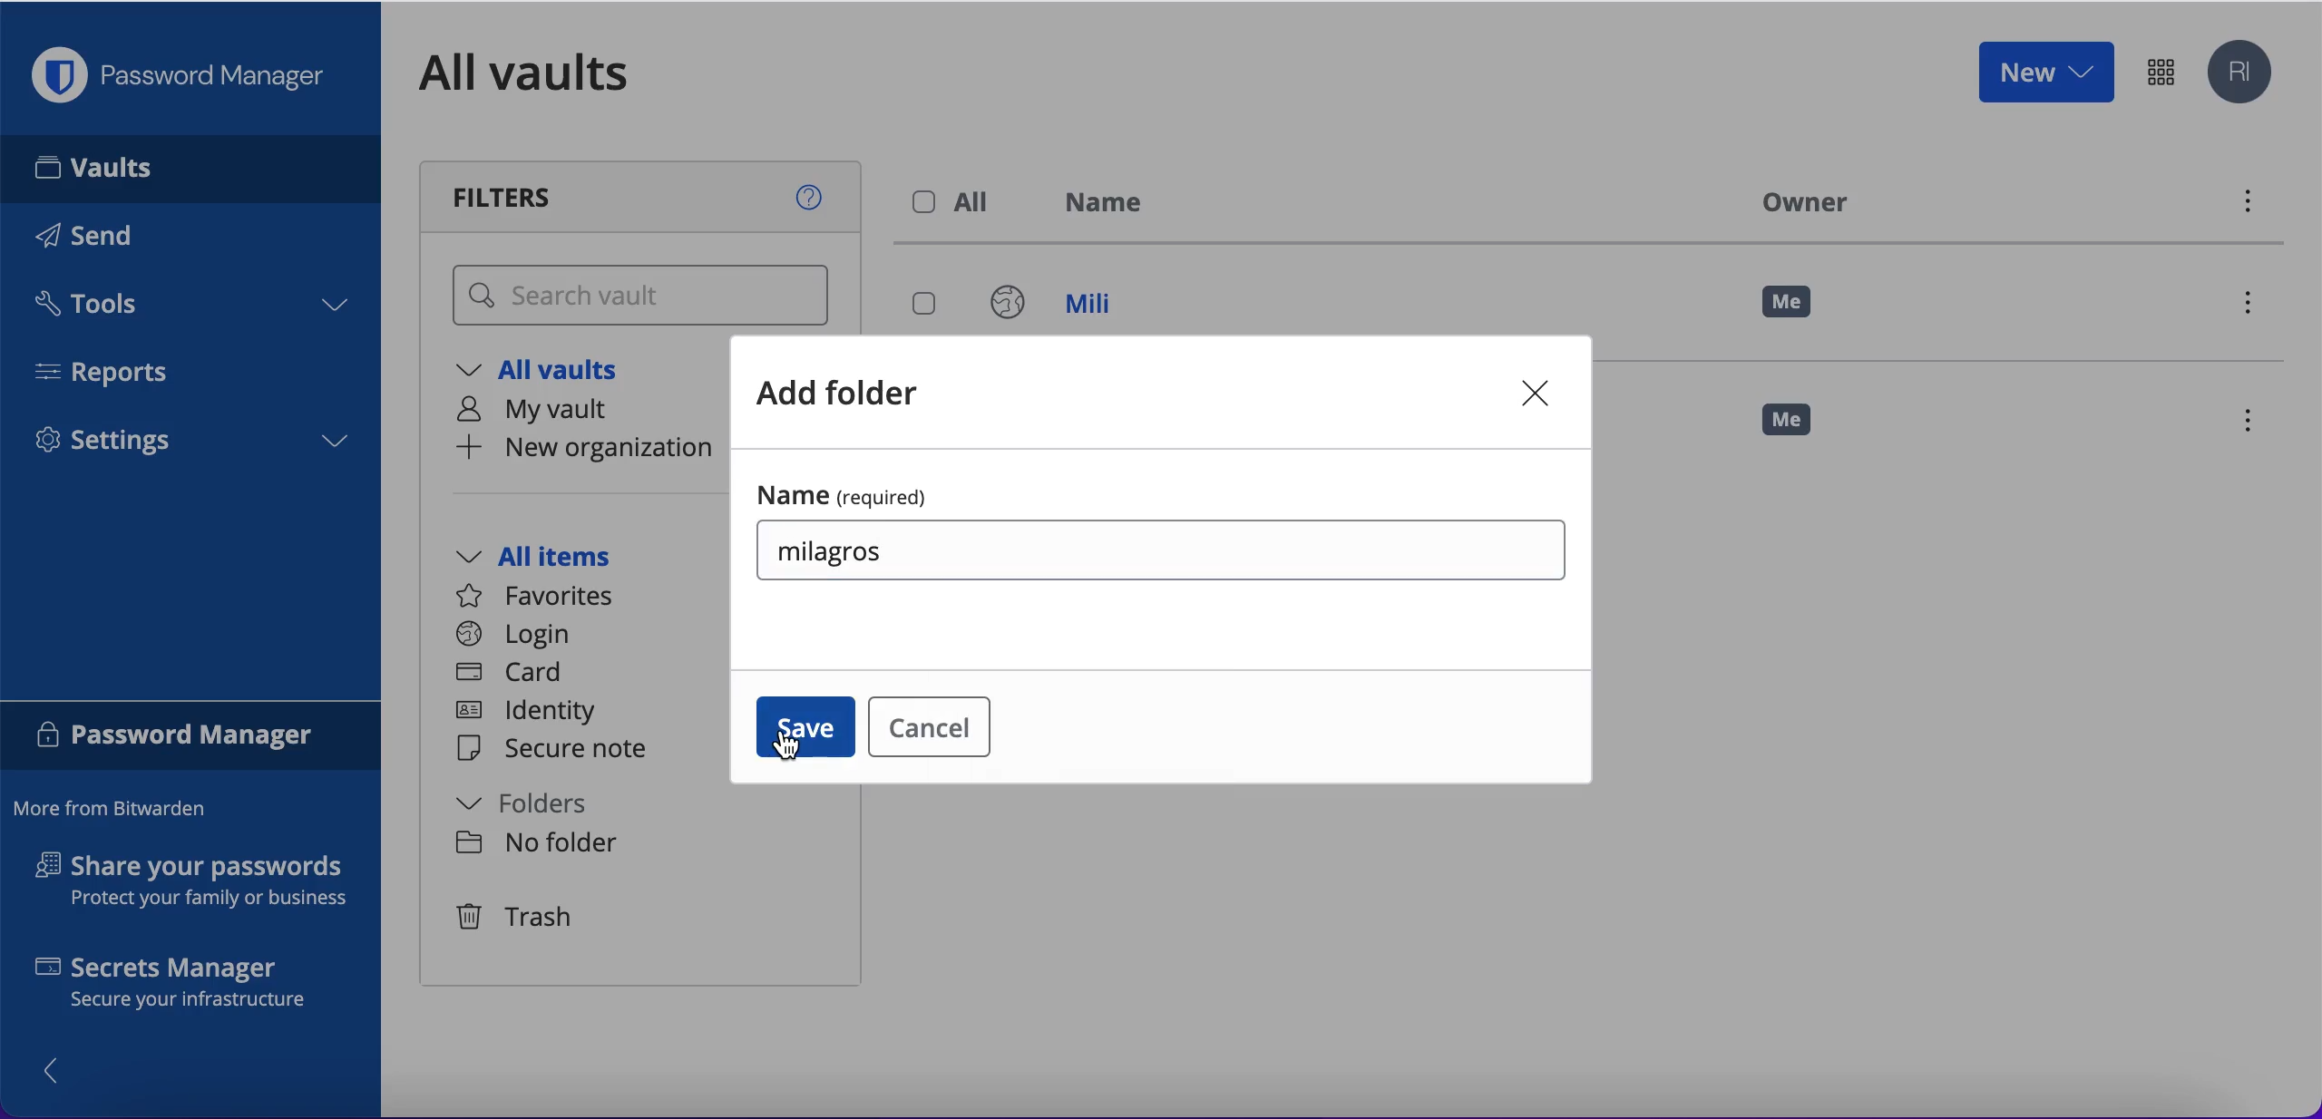 The width and height of the screenshot is (2322, 1119). I want to click on password manager, so click(187, 75).